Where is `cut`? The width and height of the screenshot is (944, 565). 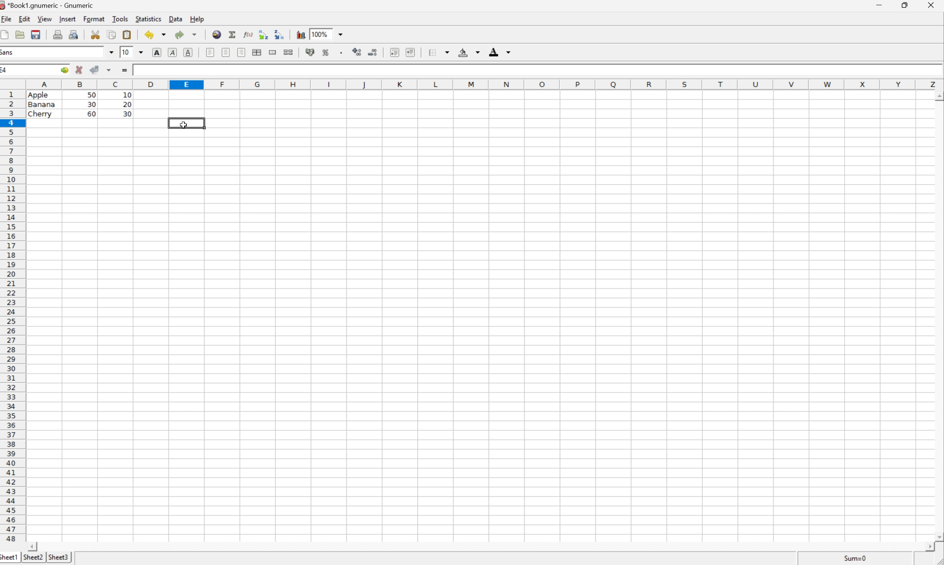 cut is located at coordinates (95, 34).